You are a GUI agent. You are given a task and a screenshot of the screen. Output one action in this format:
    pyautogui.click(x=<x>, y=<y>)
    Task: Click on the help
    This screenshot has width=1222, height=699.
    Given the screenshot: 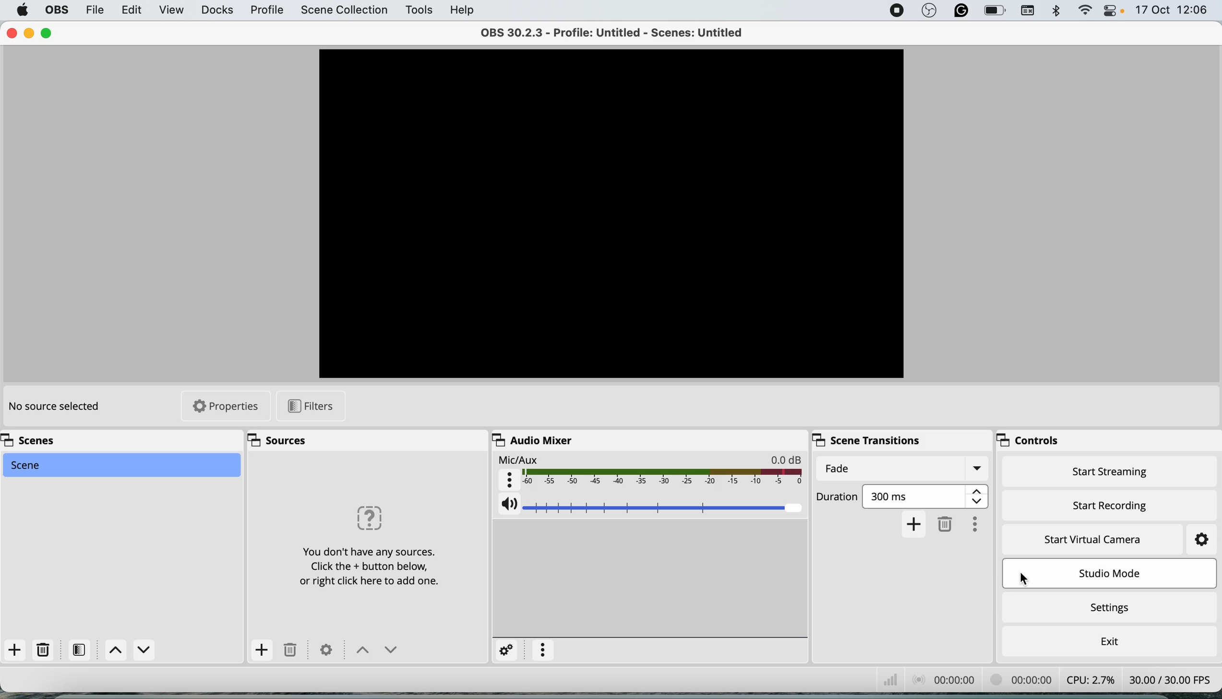 What is the action you would take?
    pyautogui.click(x=466, y=9)
    